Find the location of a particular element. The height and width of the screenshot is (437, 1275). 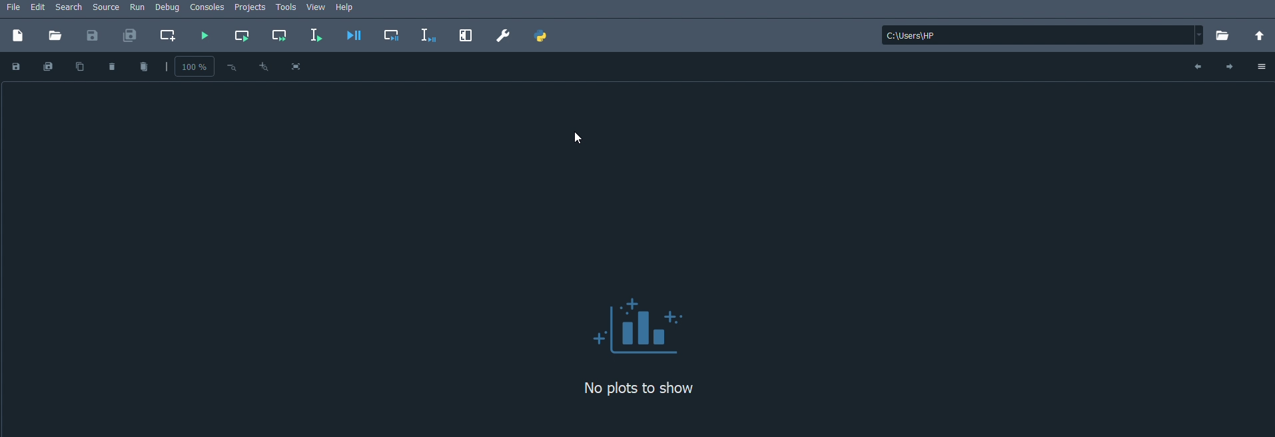

PYTHONPATH manager is located at coordinates (542, 35).